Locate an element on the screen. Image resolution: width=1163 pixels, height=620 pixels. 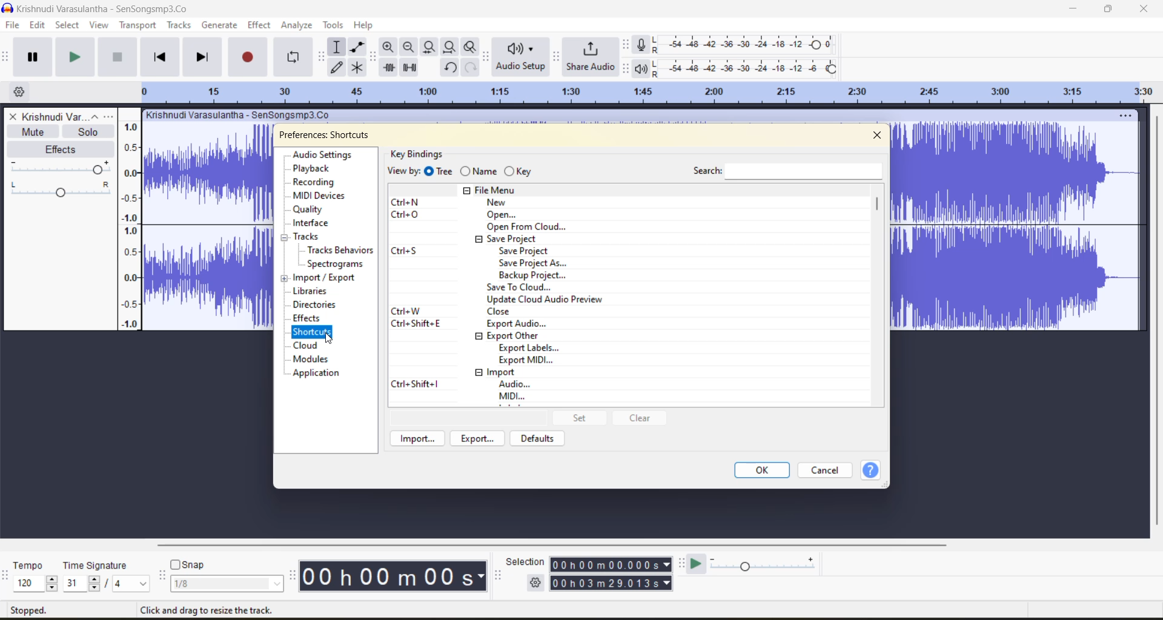
application is located at coordinates (317, 372).